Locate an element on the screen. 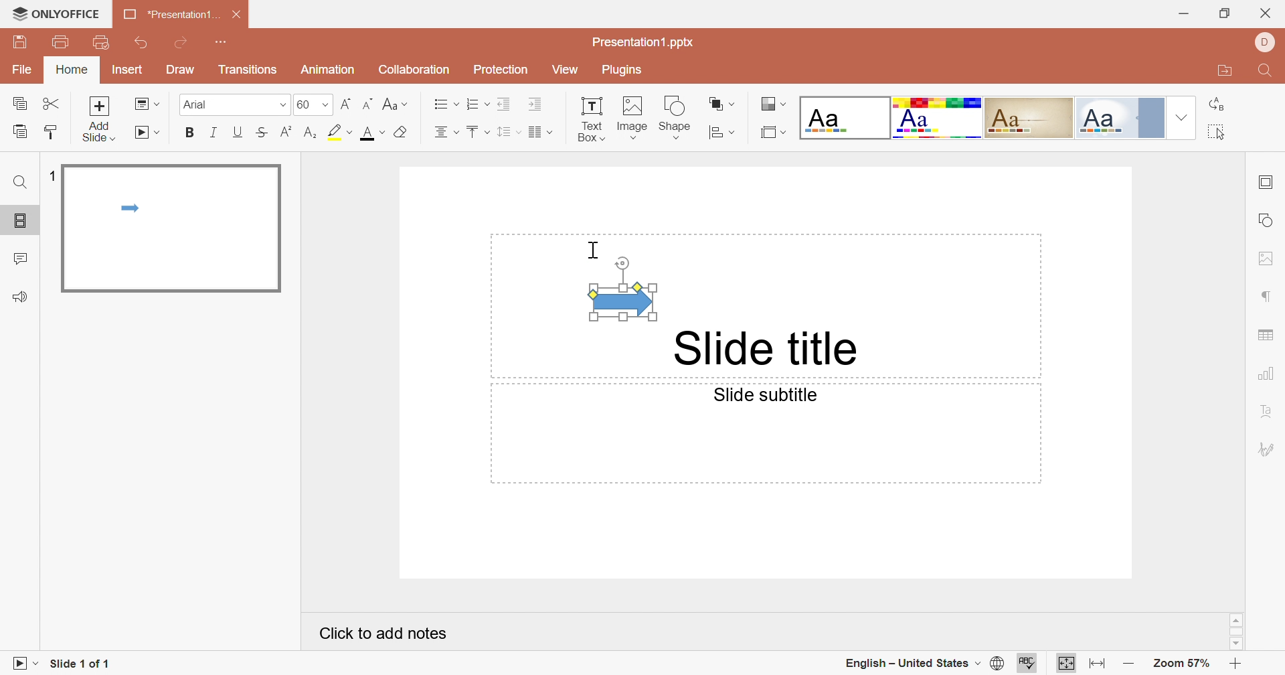 This screenshot has width=1285, height=675. Signature settings is located at coordinates (1268, 447).